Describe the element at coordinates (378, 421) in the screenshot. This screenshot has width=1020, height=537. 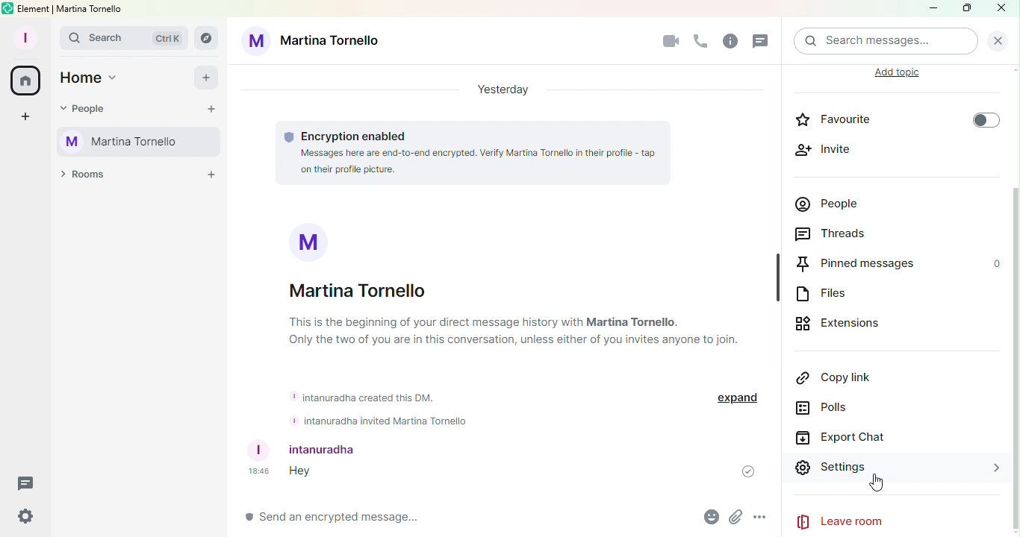
I see ` intanuradha invited martina tornello` at that location.